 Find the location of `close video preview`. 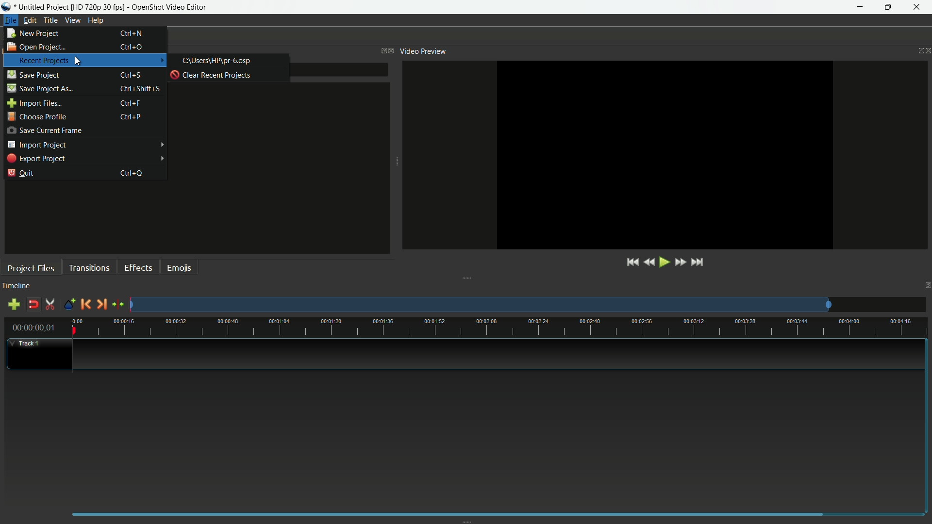

close video preview is located at coordinates (926, 51).